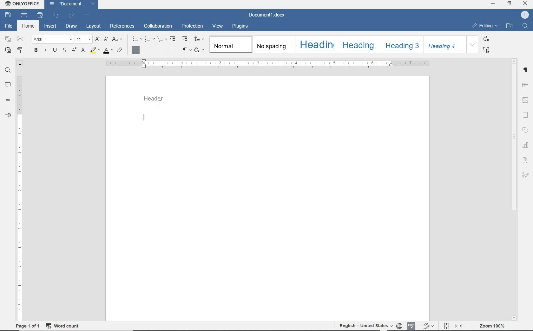  Describe the element at coordinates (28, 26) in the screenshot. I see `home` at that location.